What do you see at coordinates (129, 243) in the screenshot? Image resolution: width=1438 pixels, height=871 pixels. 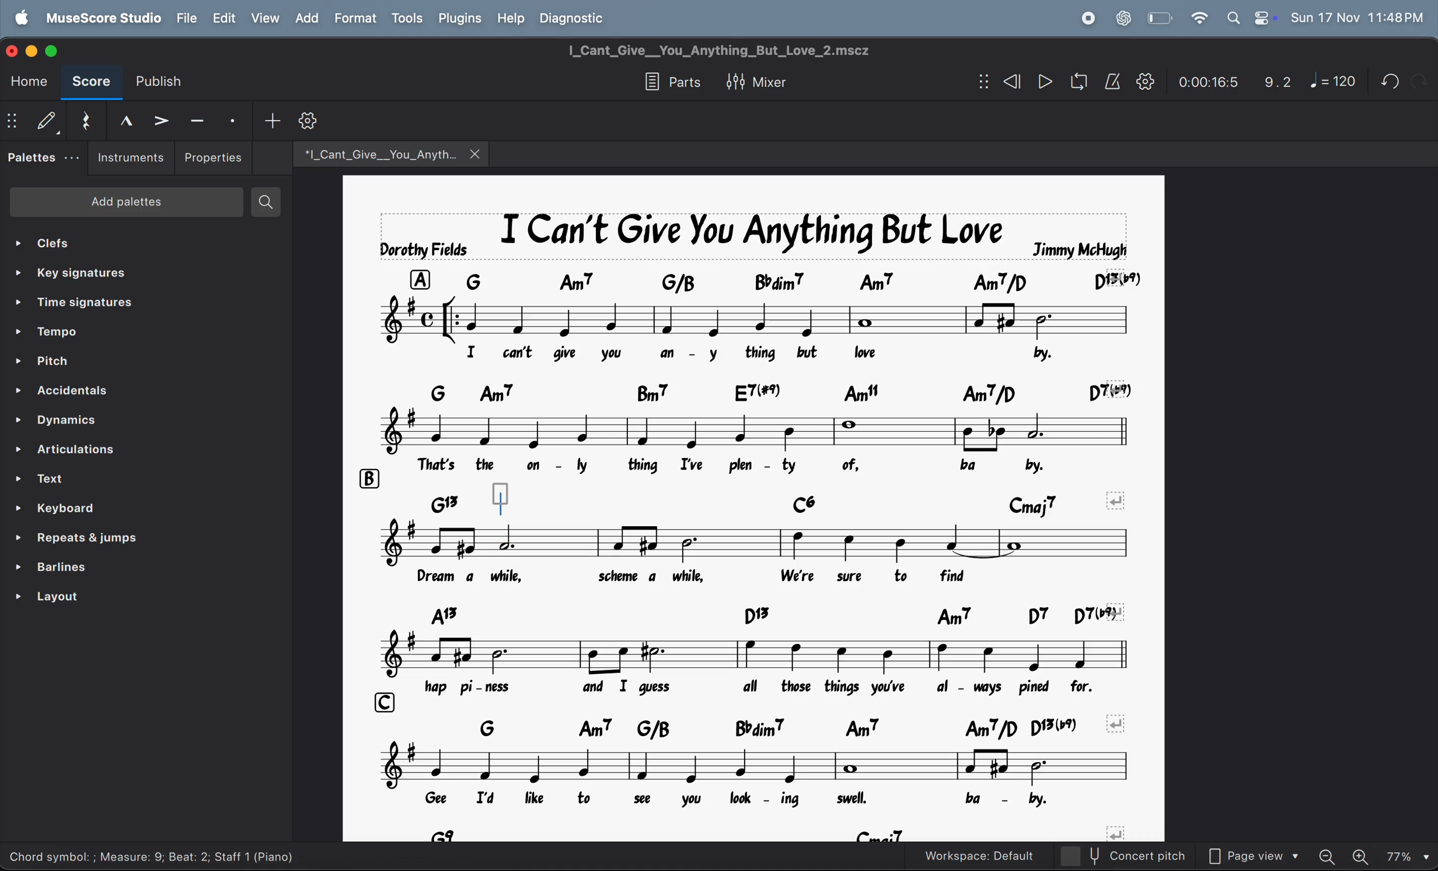 I see `clefs` at bounding box center [129, 243].